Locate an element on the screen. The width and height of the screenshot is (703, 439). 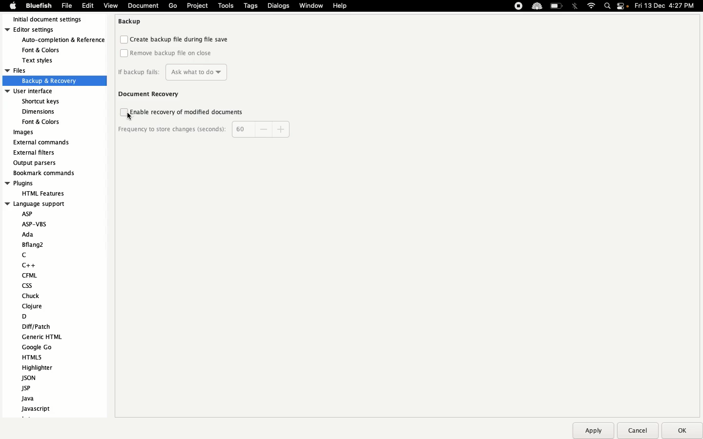
Bluefish is located at coordinates (38, 6).